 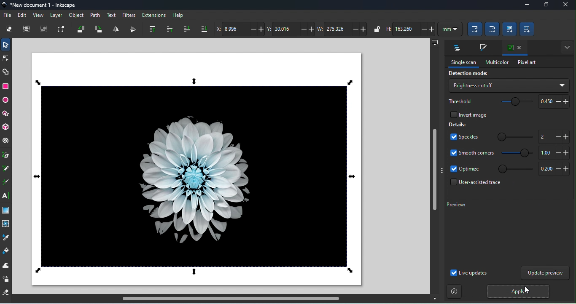 What do you see at coordinates (525, 5) in the screenshot?
I see `Minimize` at bounding box center [525, 5].